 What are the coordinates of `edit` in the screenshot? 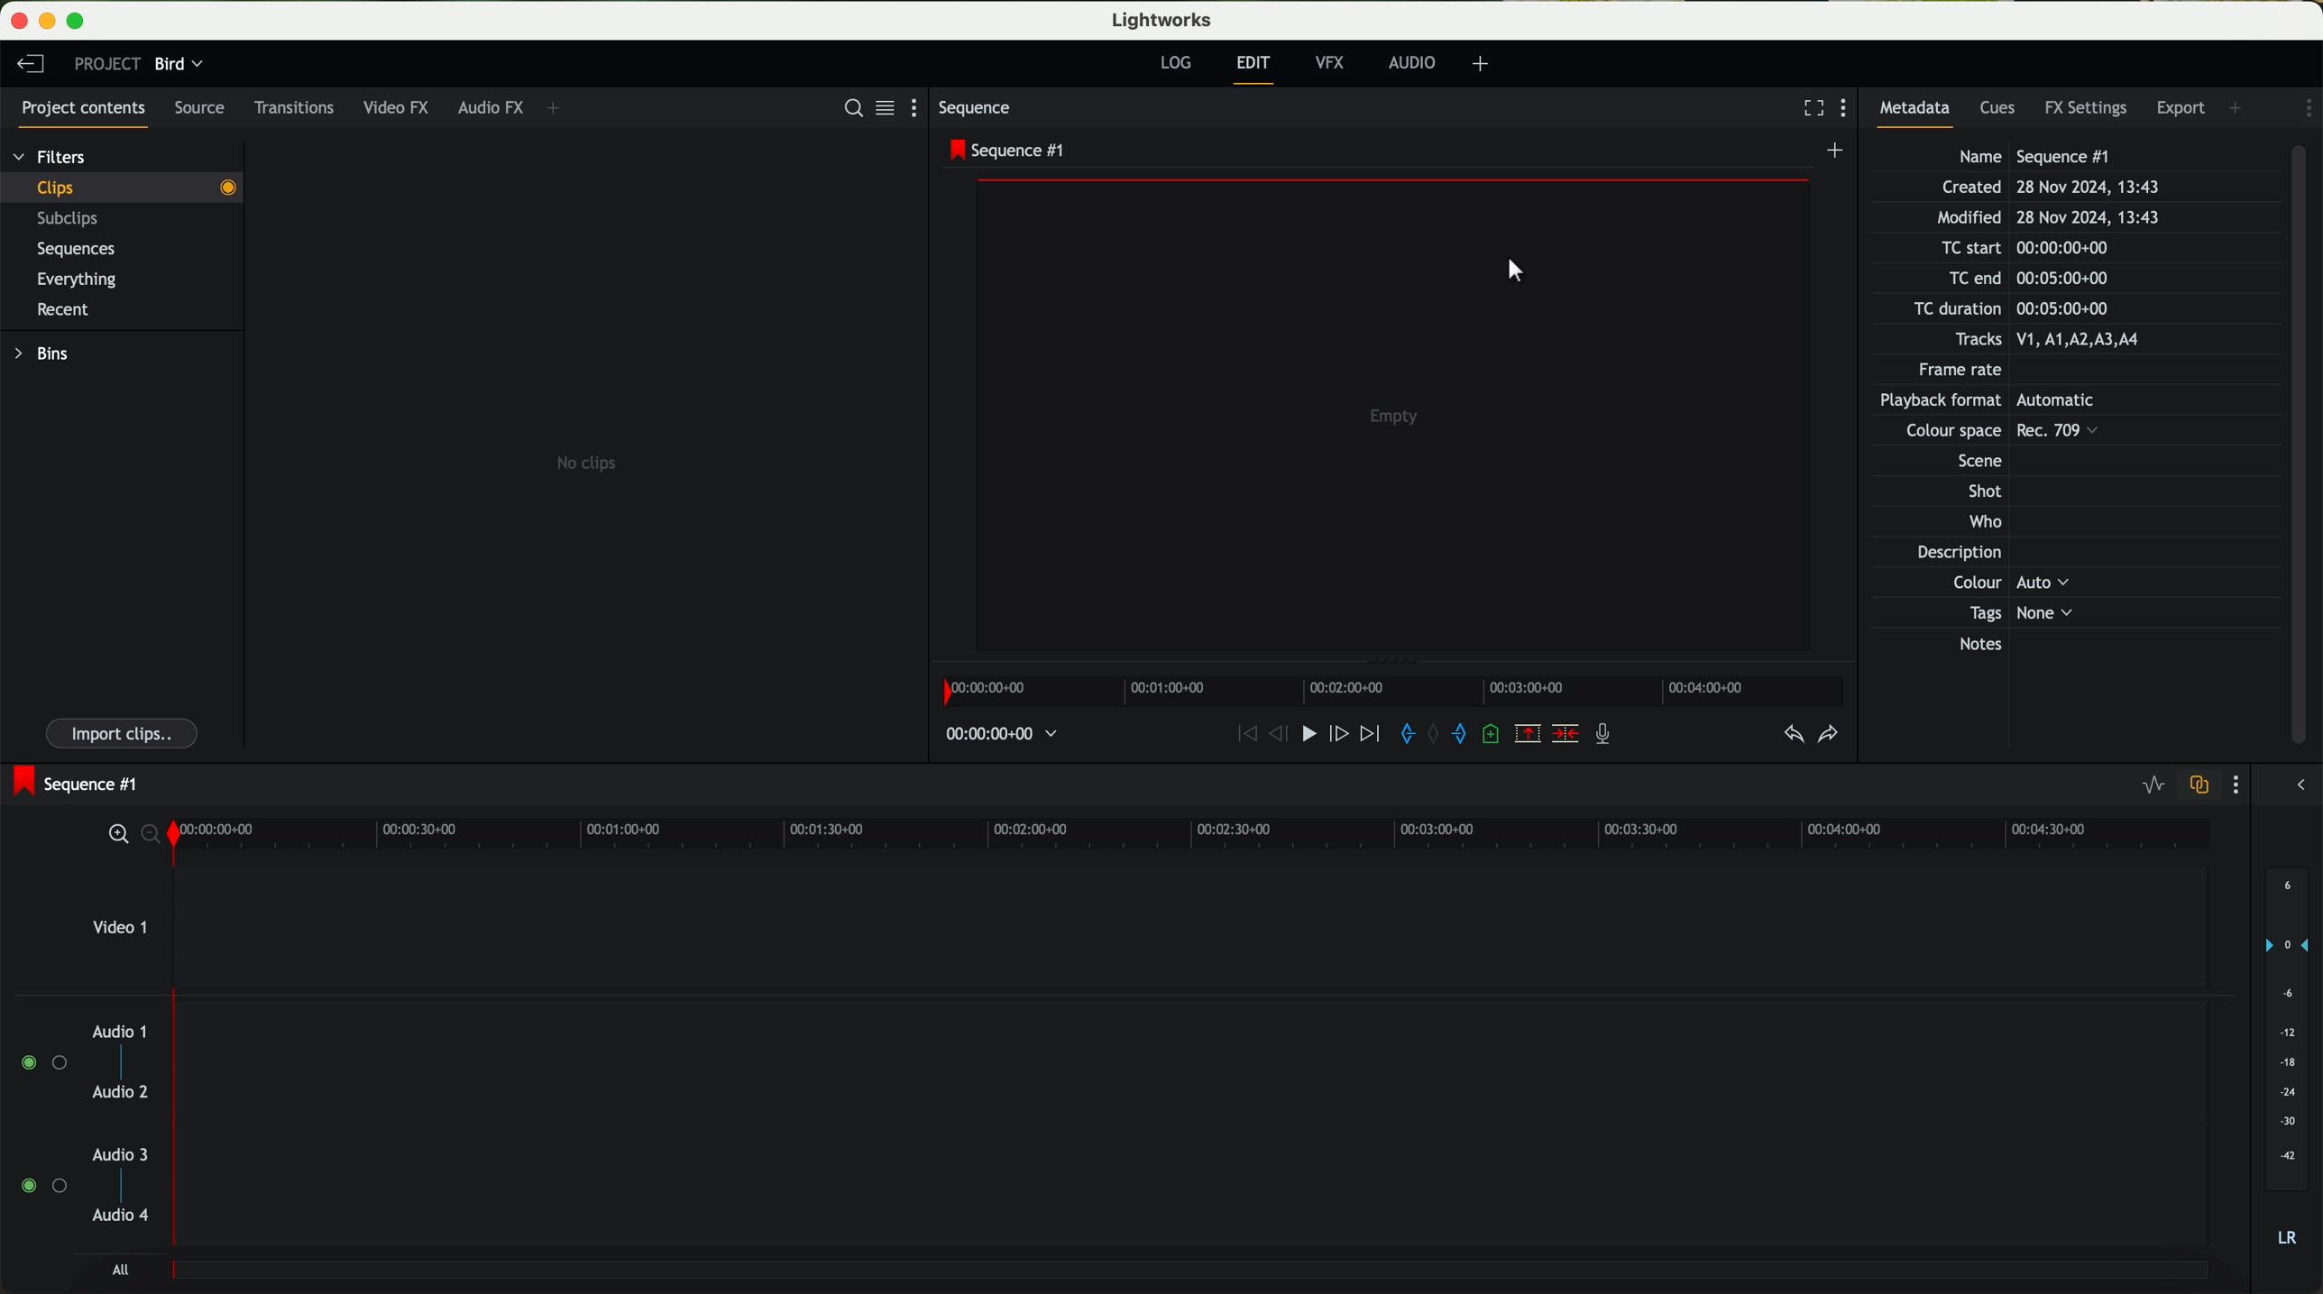 It's located at (1259, 69).